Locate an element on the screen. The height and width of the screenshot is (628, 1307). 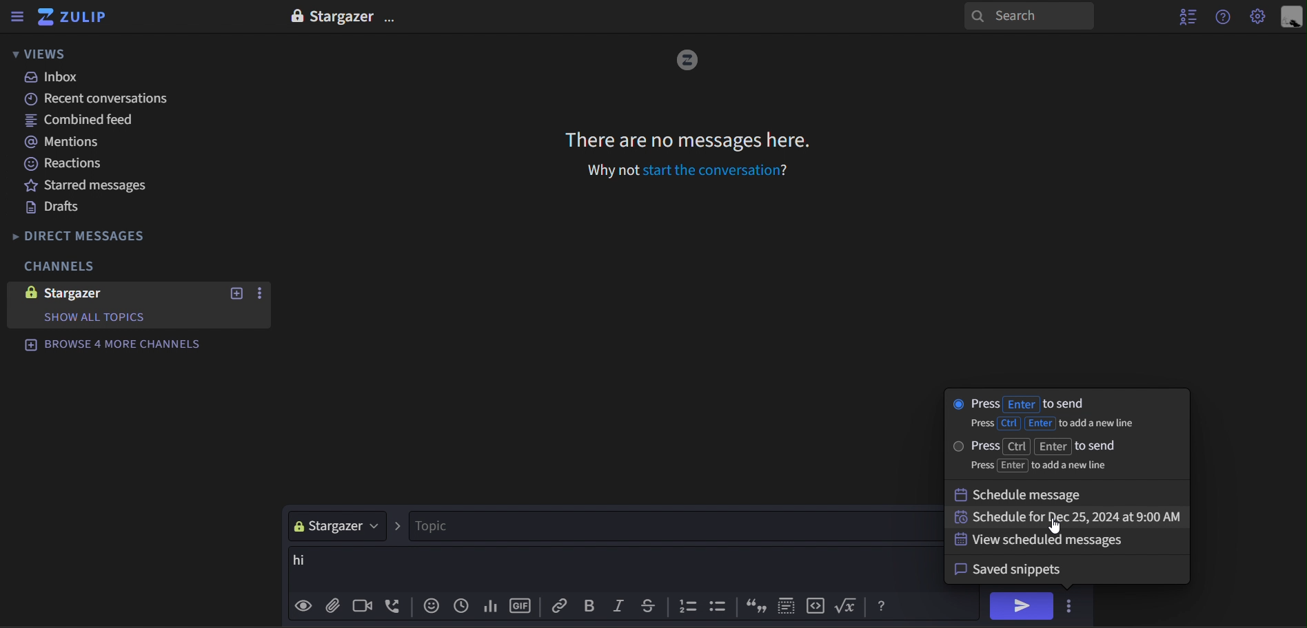
function is located at coordinates (851, 604).